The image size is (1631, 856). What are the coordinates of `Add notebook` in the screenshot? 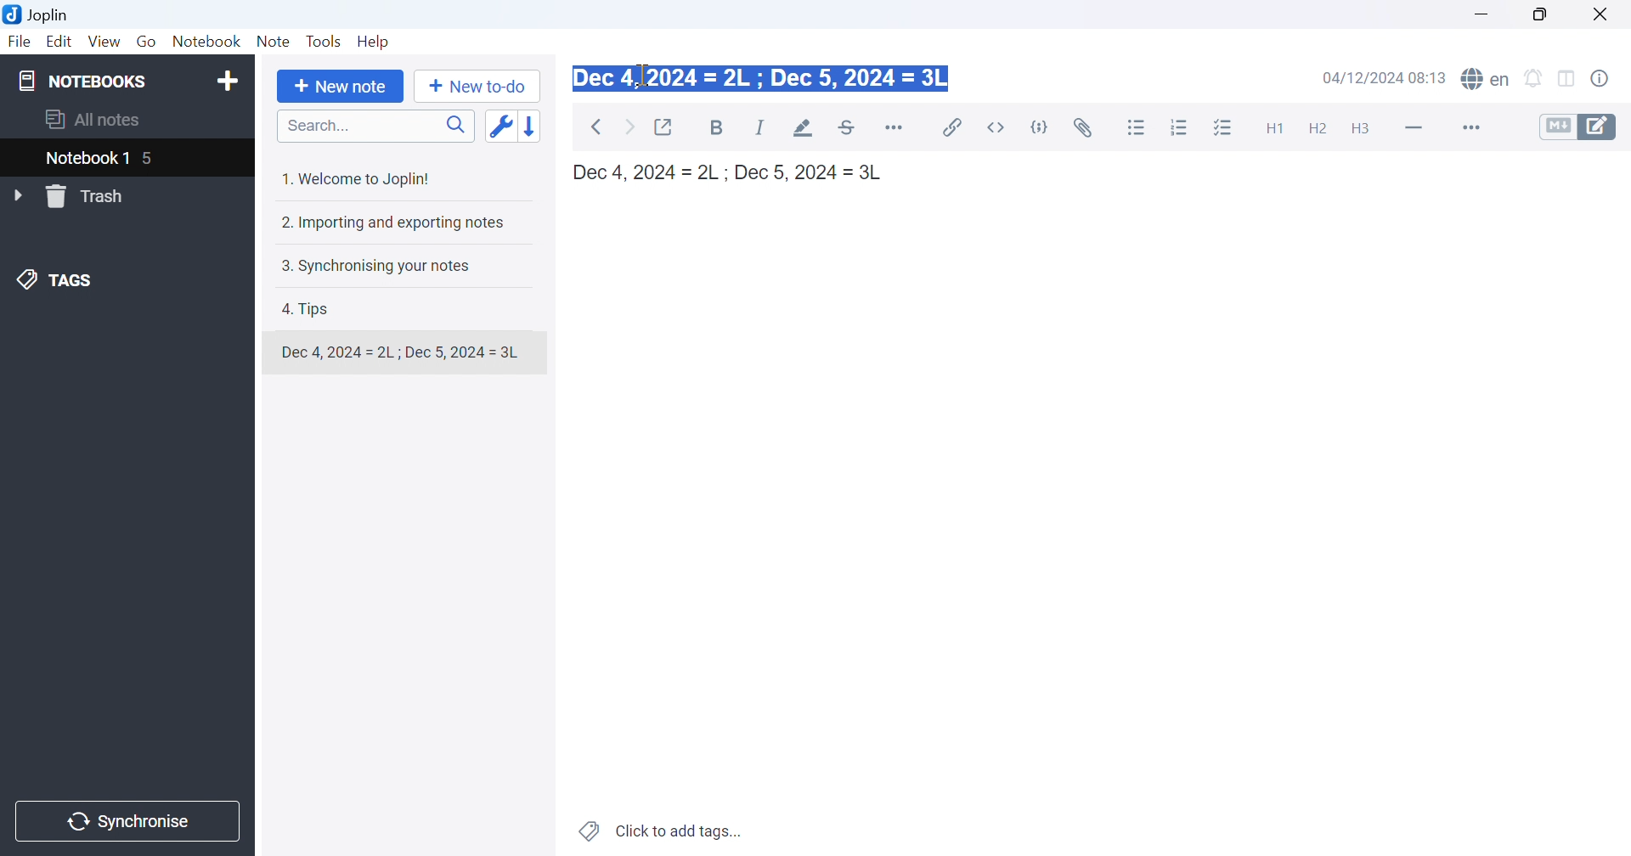 It's located at (225, 82).